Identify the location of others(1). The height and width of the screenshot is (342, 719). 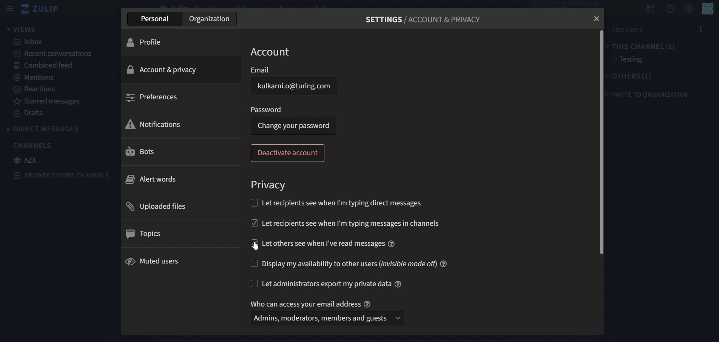
(634, 75).